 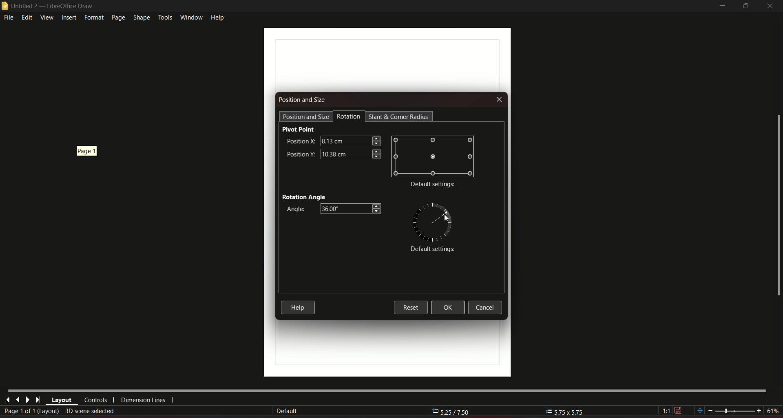 I want to click on dimension lines, so click(x=144, y=401).